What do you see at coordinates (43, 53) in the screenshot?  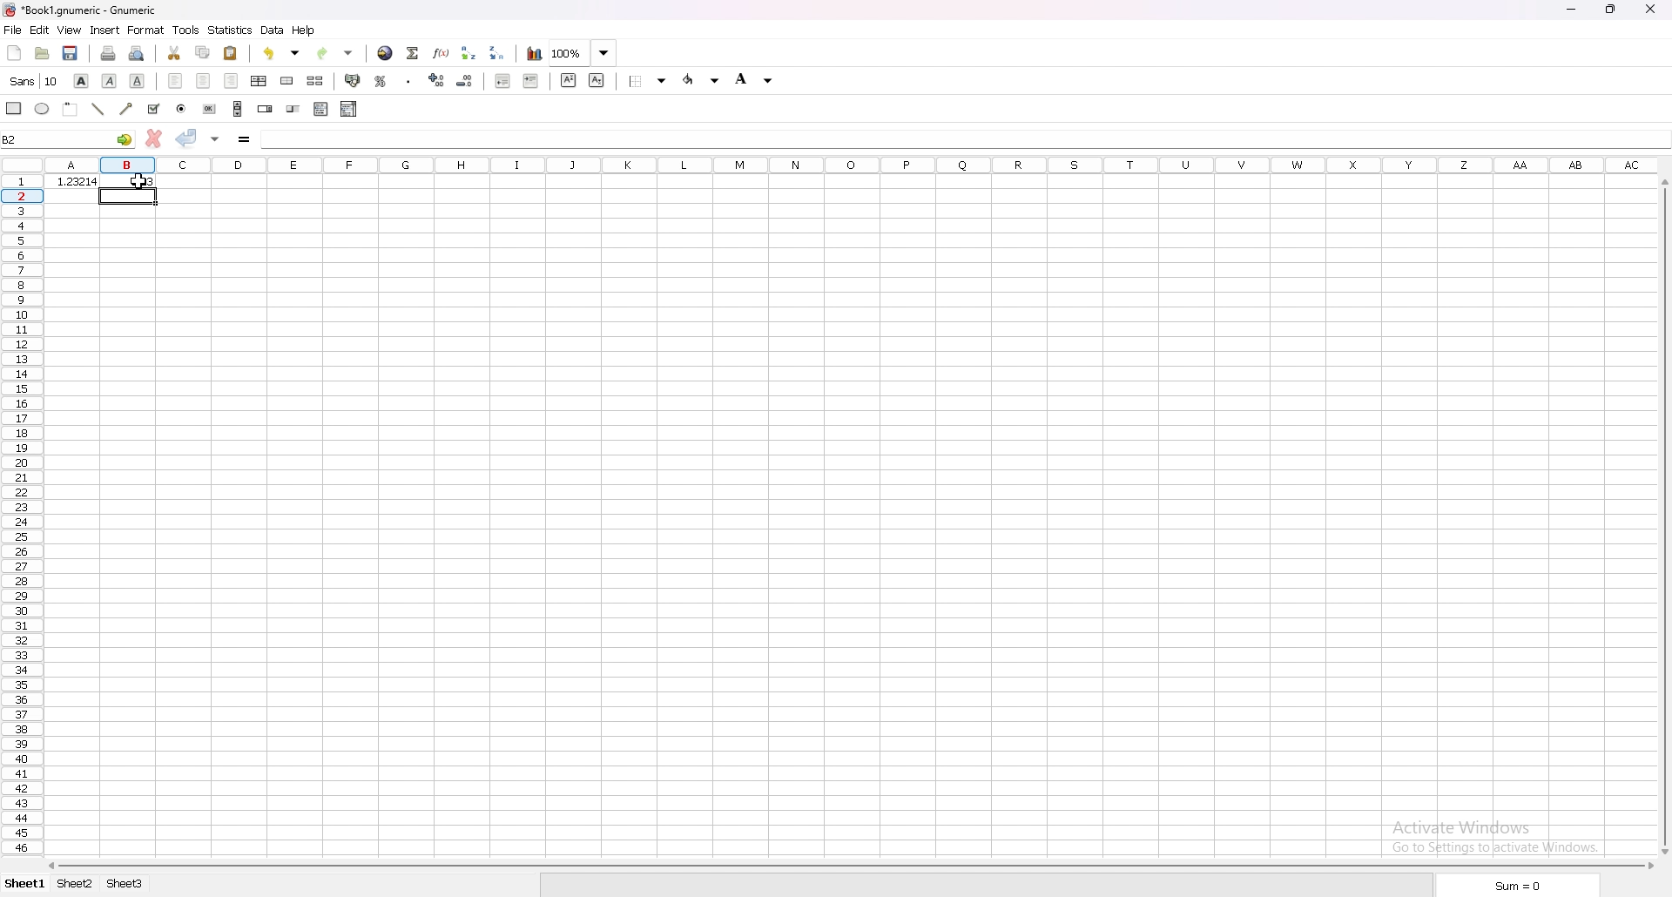 I see `open` at bounding box center [43, 53].